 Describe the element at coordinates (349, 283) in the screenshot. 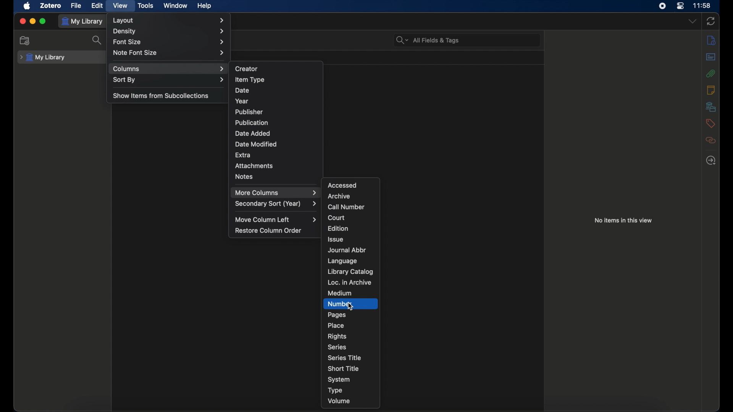

I see `loc. in archive` at that location.